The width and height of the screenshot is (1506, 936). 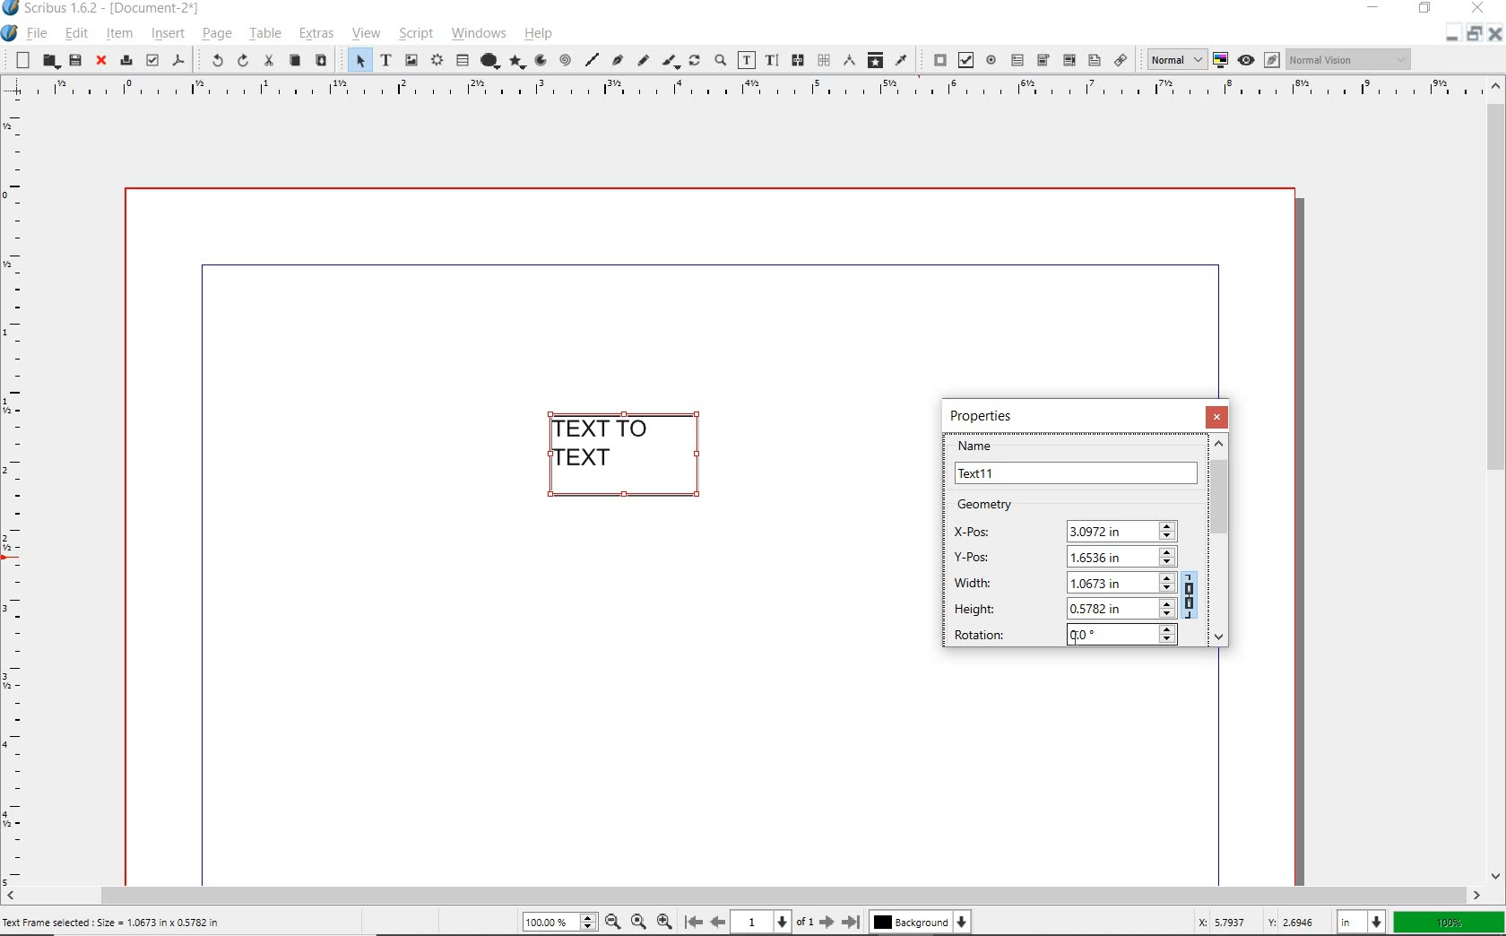 What do you see at coordinates (1259, 60) in the screenshot?
I see `preview mode` at bounding box center [1259, 60].